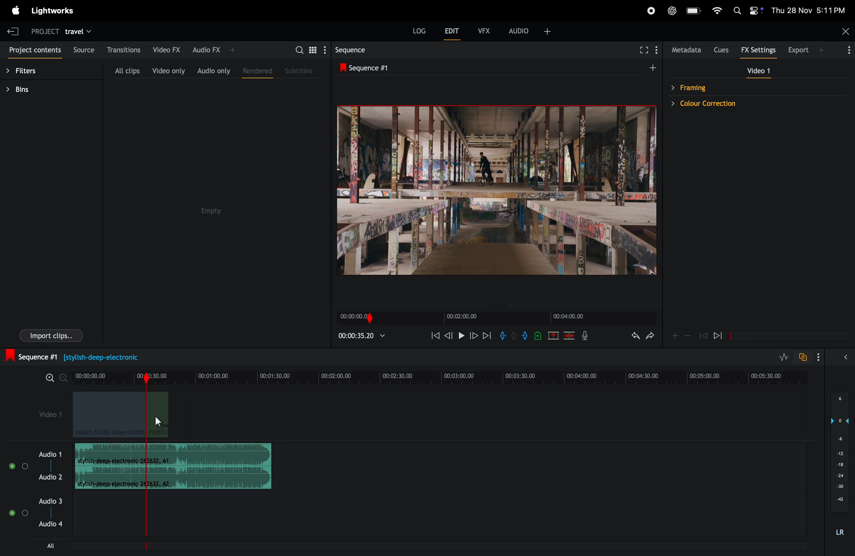 The height and width of the screenshot is (556, 855). Describe the element at coordinates (643, 48) in the screenshot. I see `full screen` at that location.